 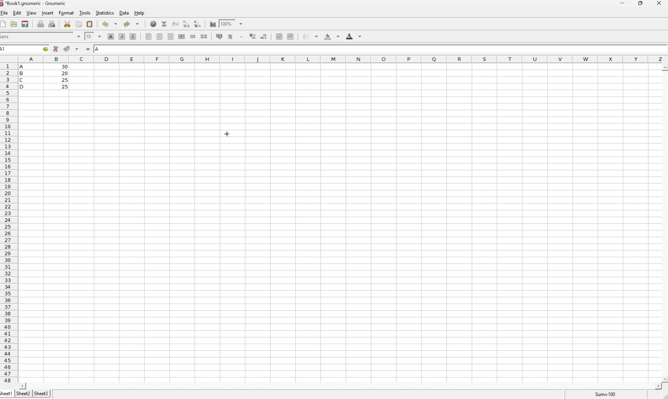 What do you see at coordinates (664, 66) in the screenshot?
I see `Scroll Up` at bounding box center [664, 66].